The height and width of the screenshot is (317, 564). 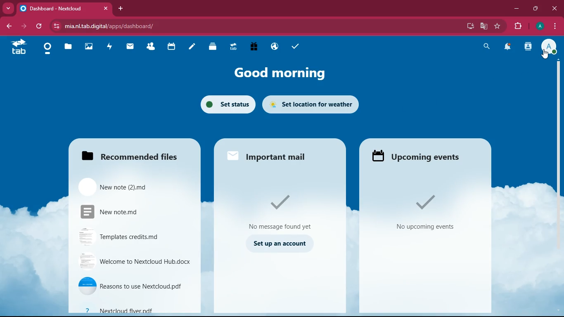 I want to click on good morning, so click(x=275, y=71).